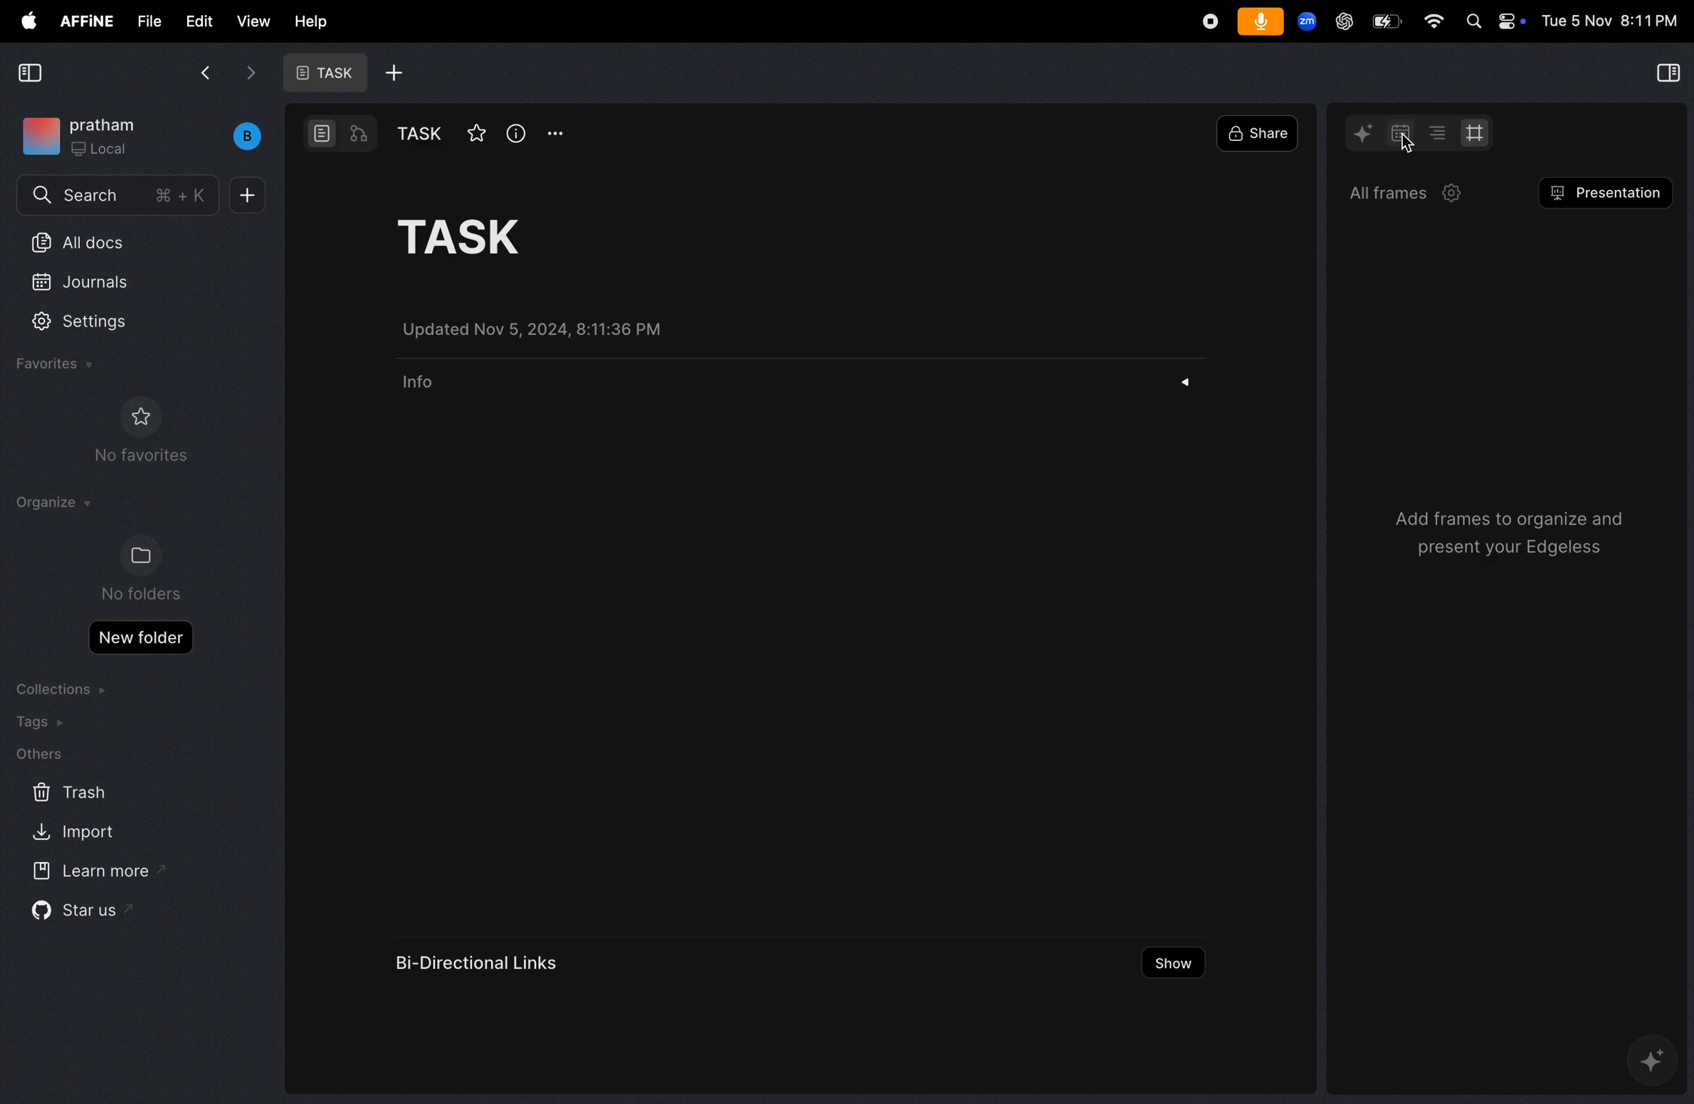 This screenshot has width=1694, height=1104. Describe the element at coordinates (418, 134) in the screenshot. I see `` at that location.